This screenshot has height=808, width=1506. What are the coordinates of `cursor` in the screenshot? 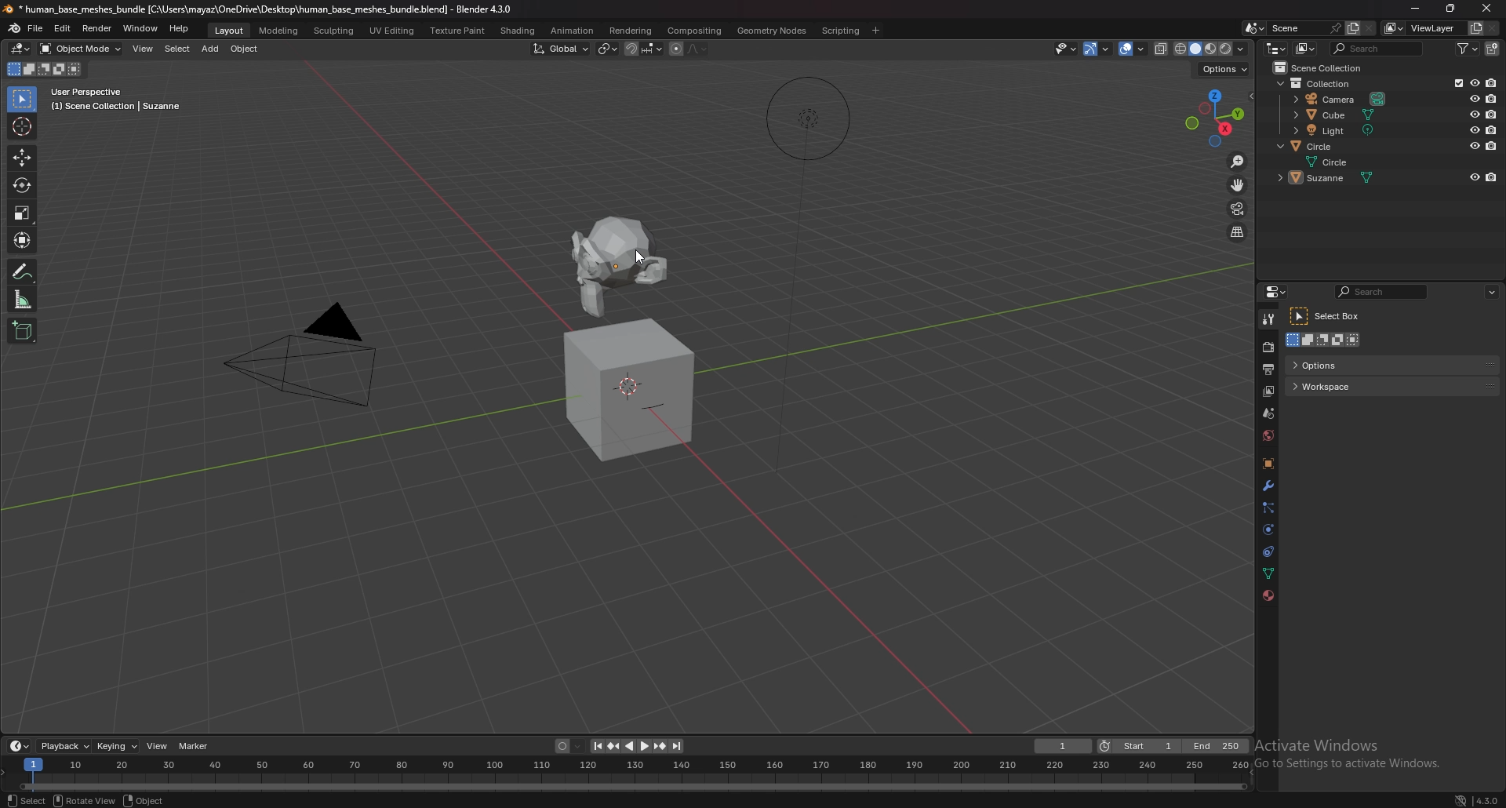 It's located at (24, 126).